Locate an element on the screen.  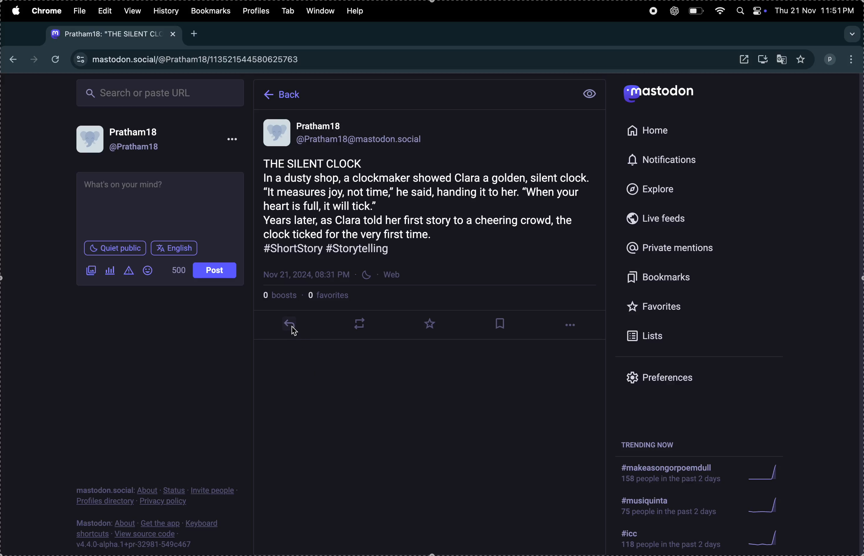
mastodon tab is located at coordinates (111, 34).